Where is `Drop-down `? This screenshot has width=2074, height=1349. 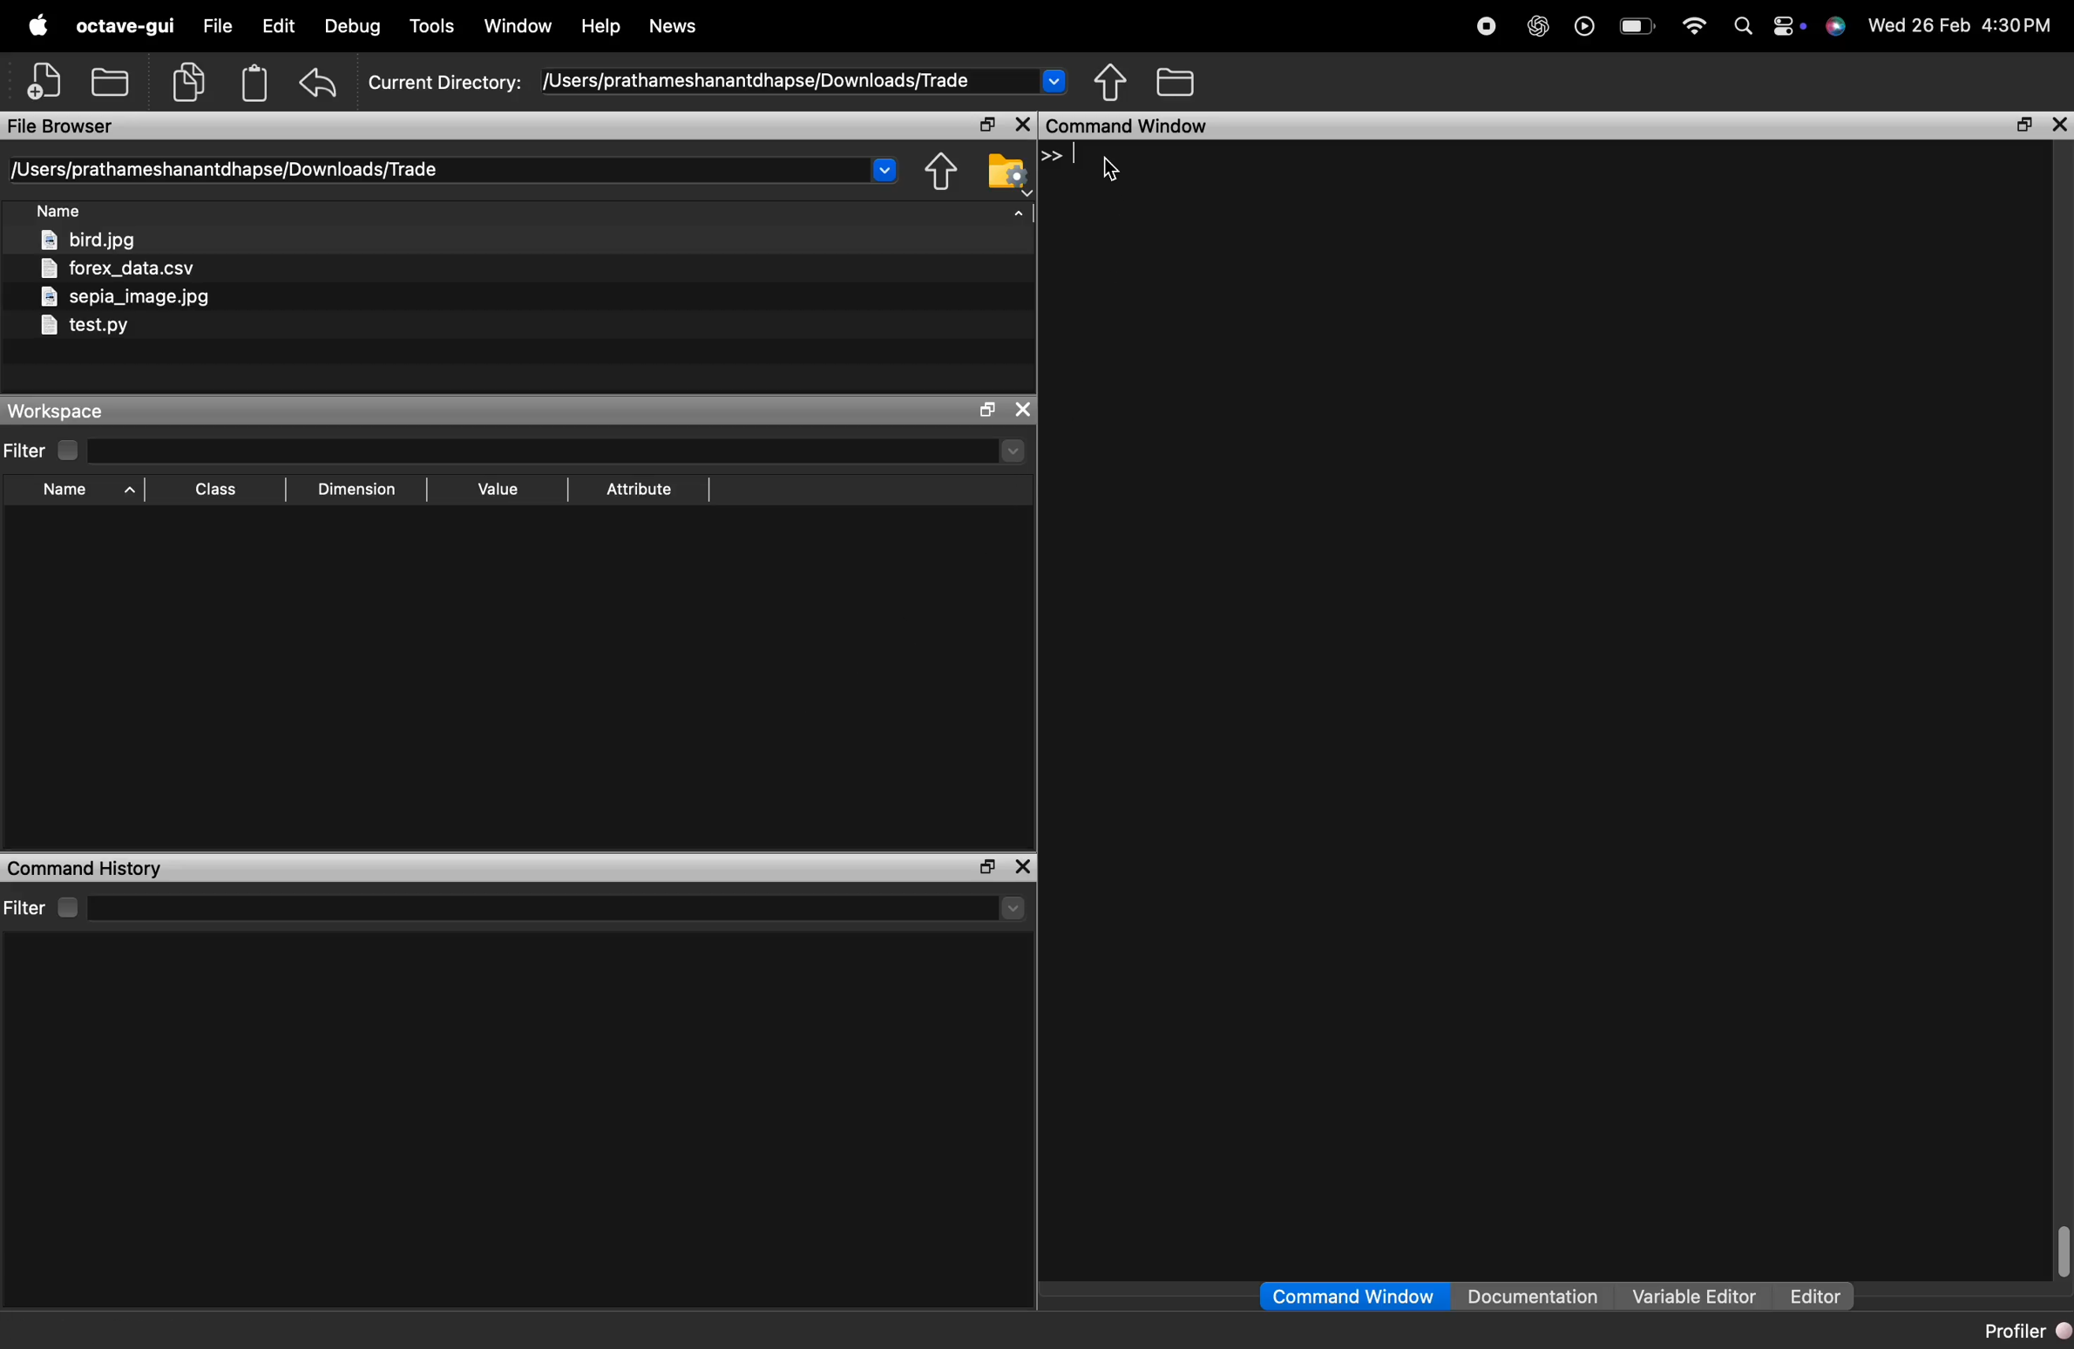
Drop-down  is located at coordinates (1013, 908).